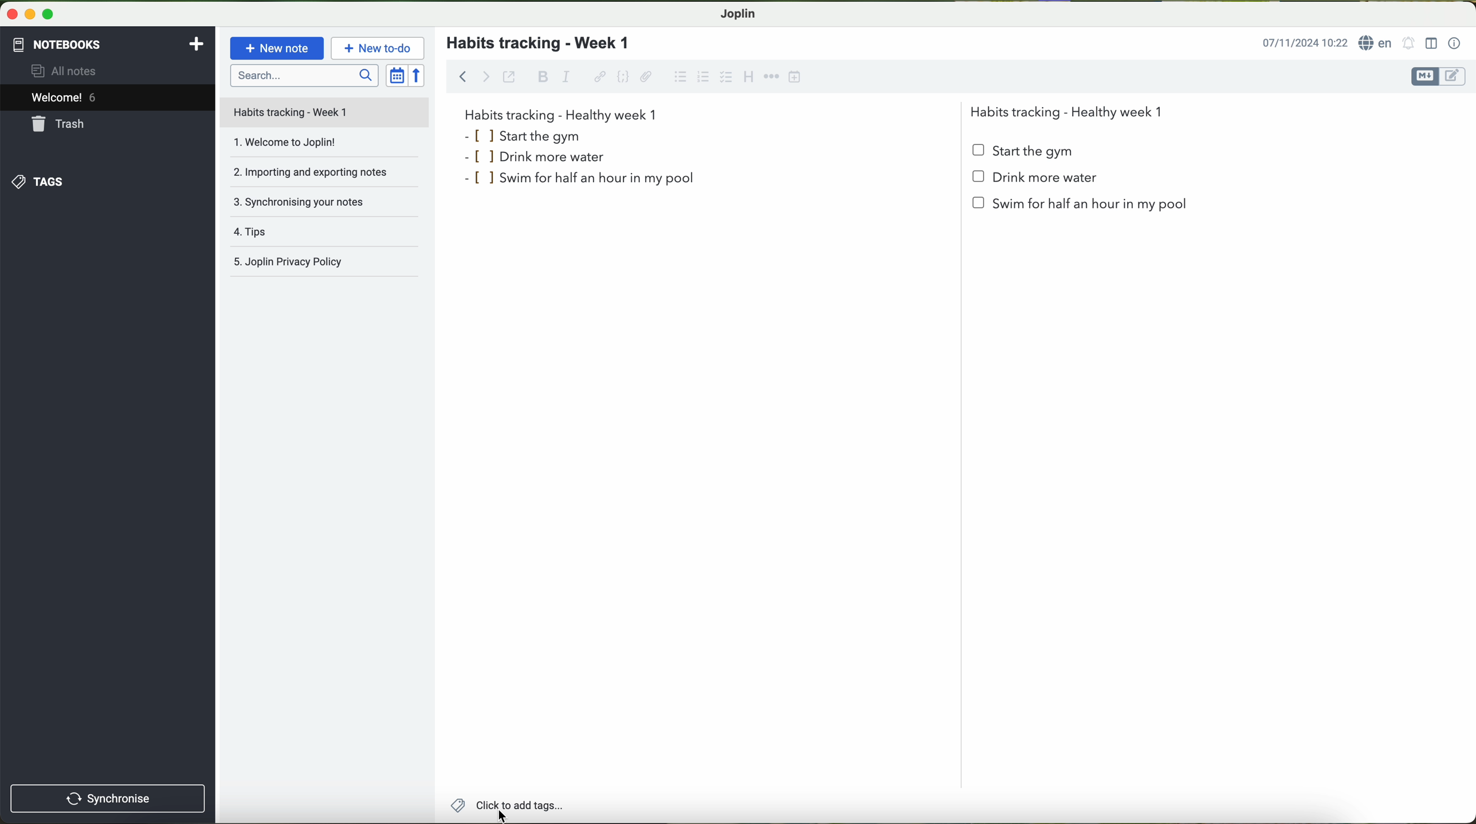 Image resolution: width=1476 pixels, height=824 pixels. I want to click on welcome to Joplin, so click(323, 147).